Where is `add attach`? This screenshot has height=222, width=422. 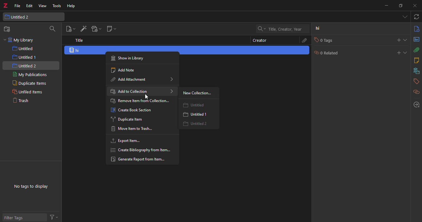
add attach is located at coordinates (95, 29).